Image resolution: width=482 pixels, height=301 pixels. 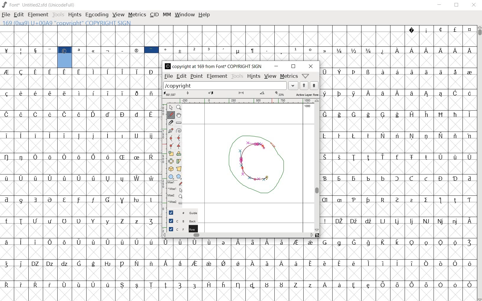 I want to click on 169 (0x9a) U+00A9 "copyright" COPYRIGHT SIGN, so click(x=65, y=56).